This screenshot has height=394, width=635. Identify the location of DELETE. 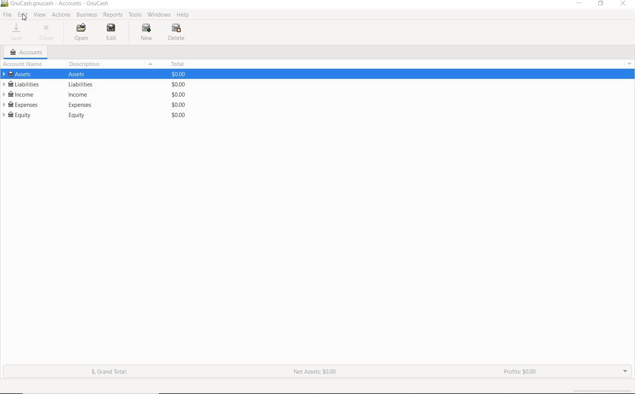
(177, 32).